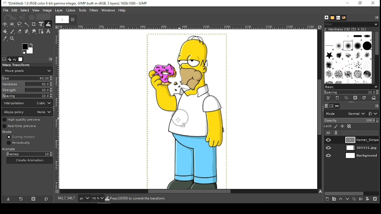 The image size is (381, 214). I want to click on paths, so click(337, 106).